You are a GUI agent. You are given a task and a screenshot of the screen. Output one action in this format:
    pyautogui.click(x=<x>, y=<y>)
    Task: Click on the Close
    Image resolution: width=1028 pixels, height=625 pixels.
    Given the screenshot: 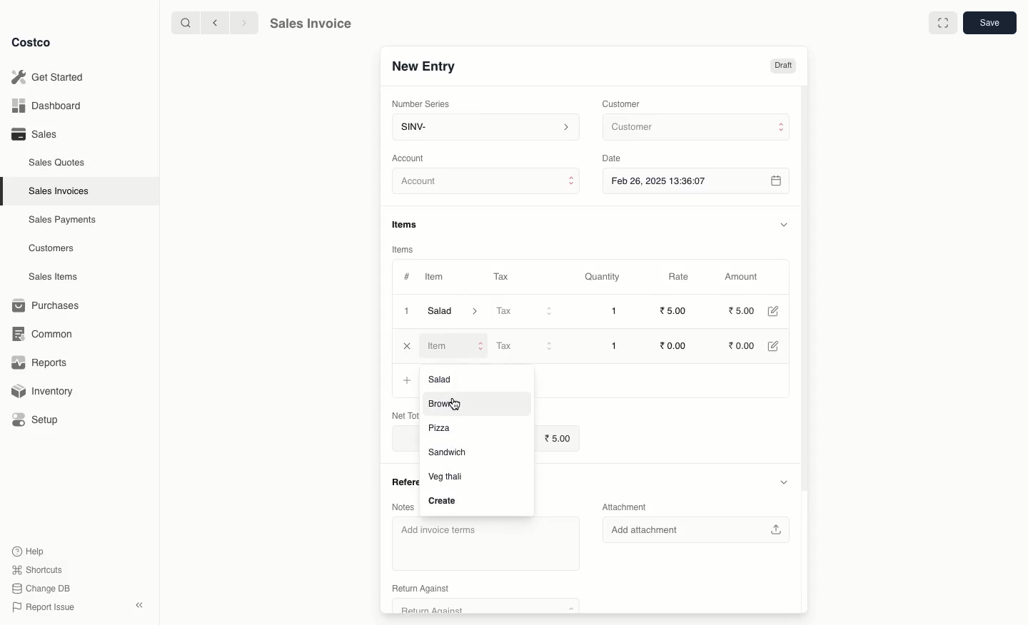 What is the action you would take?
    pyautogui.click(x=408, y=346)
    